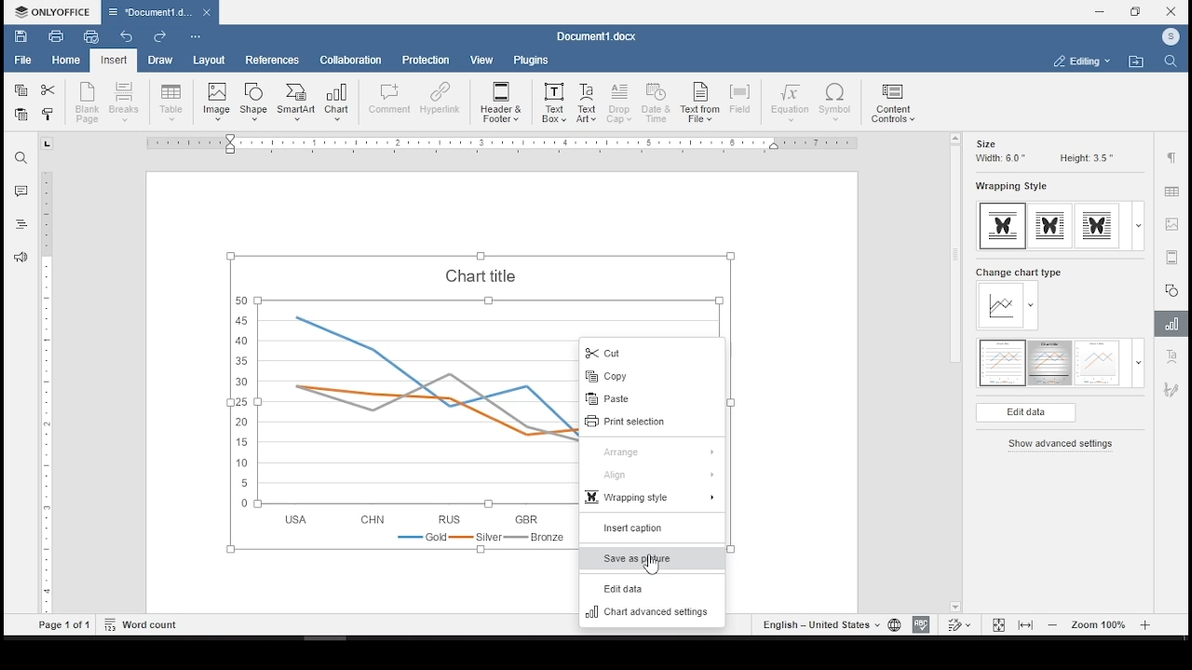 The height and width of the screenshot is (670, 1192). I want to click on track changes, so click(959, 625).